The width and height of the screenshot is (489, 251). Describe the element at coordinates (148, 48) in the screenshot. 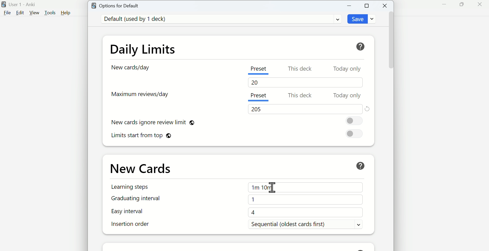

I see `Daily Limits` at that location.